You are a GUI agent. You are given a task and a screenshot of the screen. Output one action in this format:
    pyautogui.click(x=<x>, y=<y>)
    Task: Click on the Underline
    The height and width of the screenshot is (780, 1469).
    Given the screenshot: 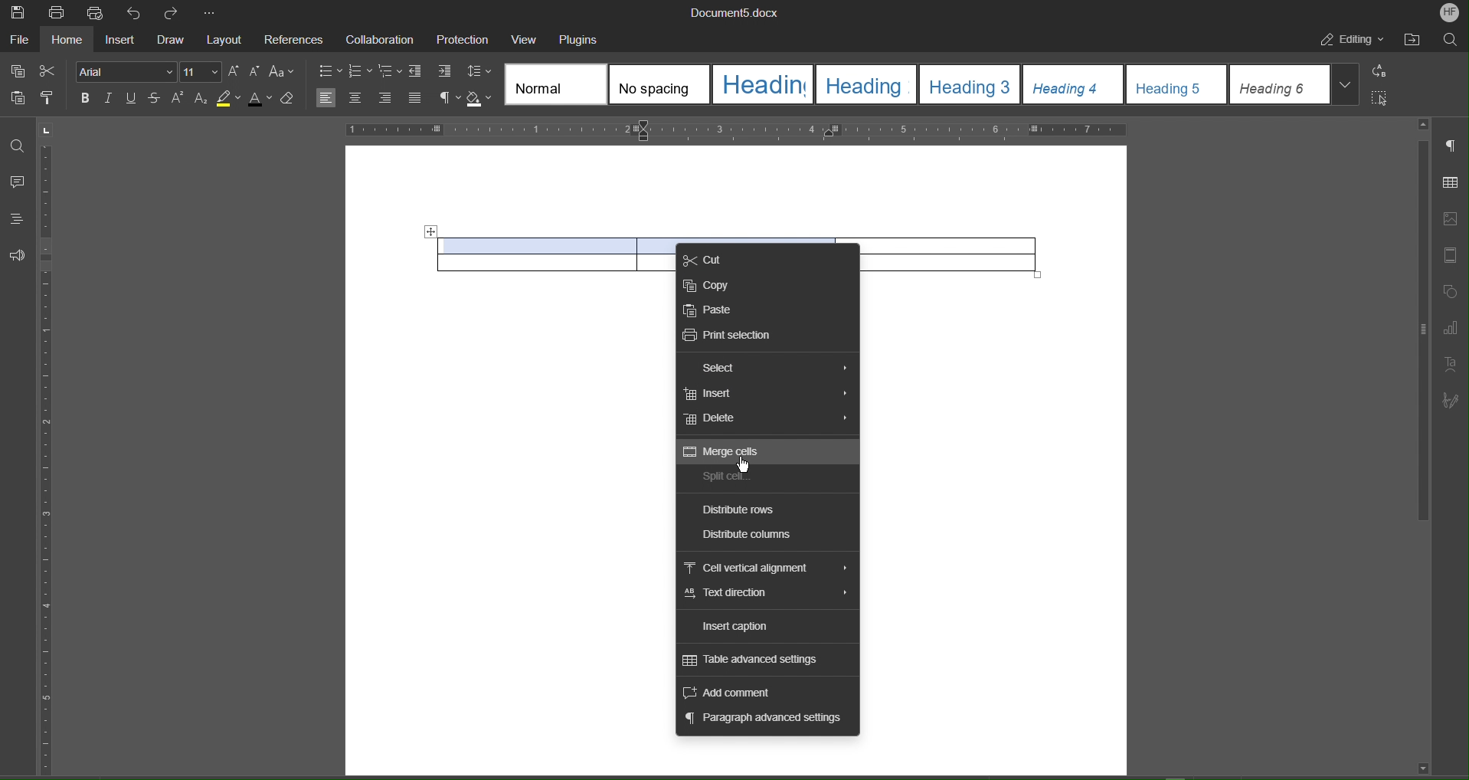 What is the action you would take?
    pyautogui.click(x=133, y=99)
    